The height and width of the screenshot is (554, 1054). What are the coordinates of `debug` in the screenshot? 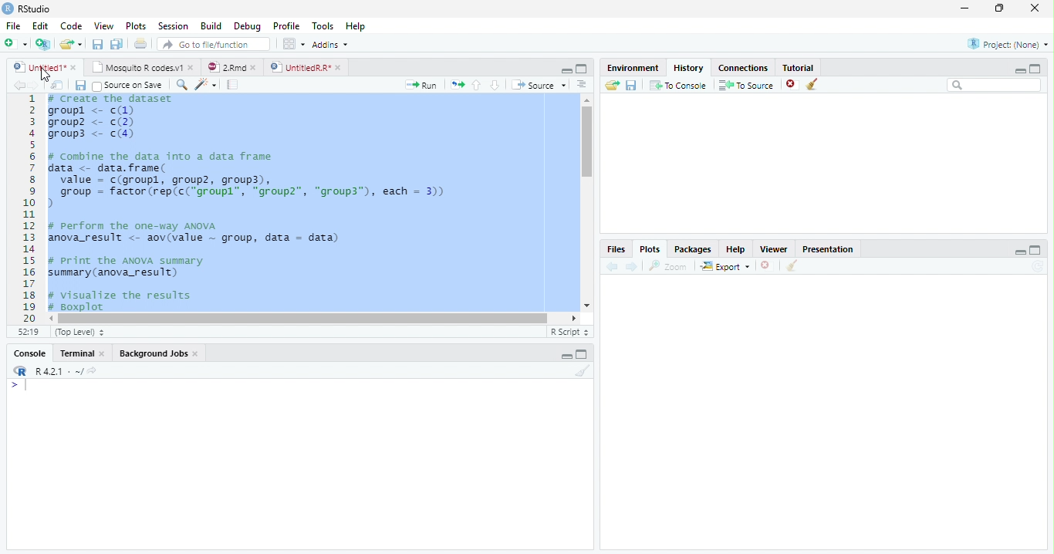 It's located at (249, 27).